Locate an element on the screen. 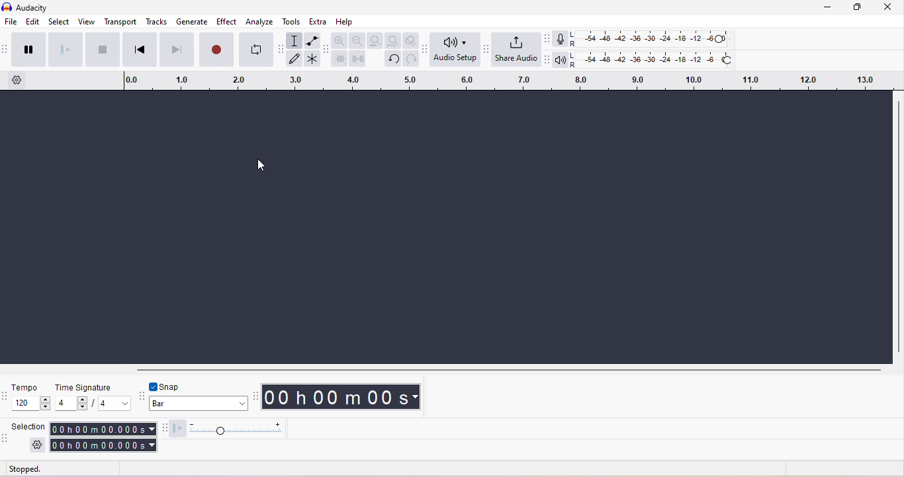  audacity time signature toolbar is located at coordinates (6, 399).